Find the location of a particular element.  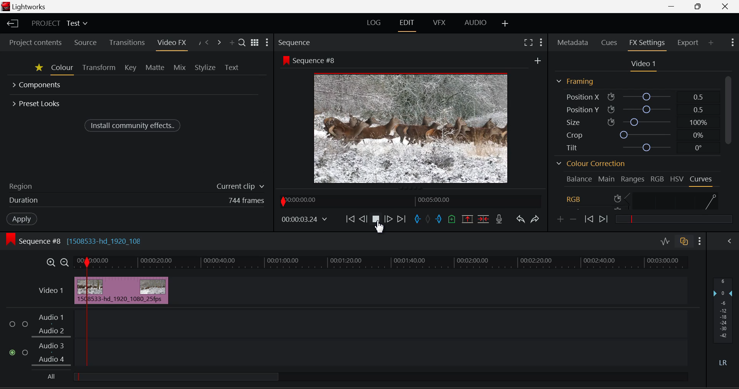

Record Voiceover is located at coordinates (498, 220).